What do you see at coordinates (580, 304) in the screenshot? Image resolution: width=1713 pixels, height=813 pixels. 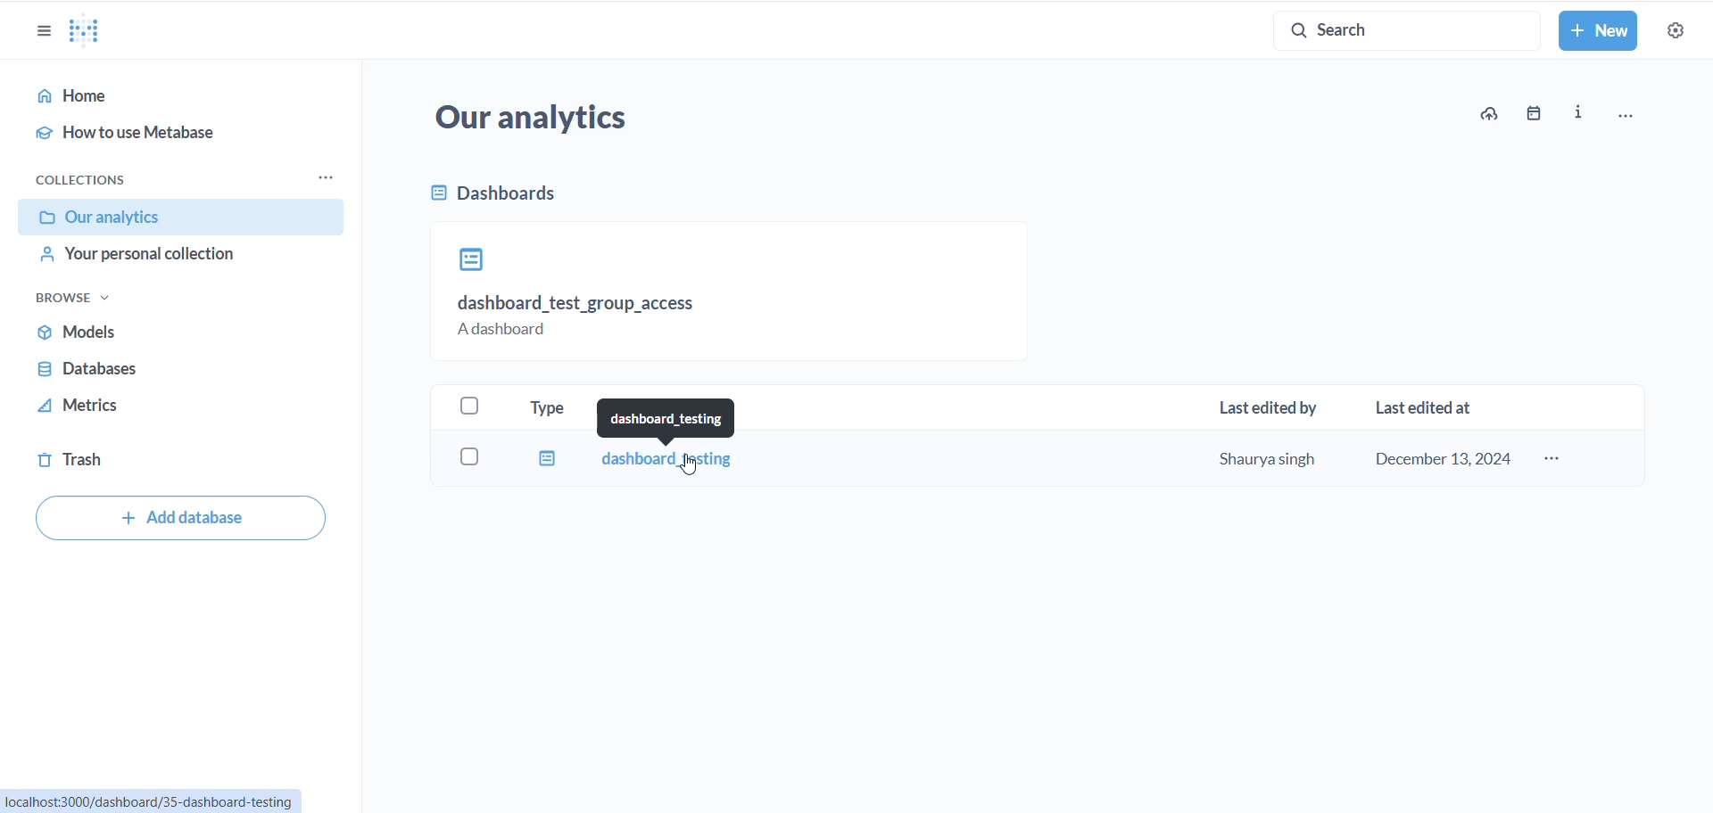 I see `dashboard_test_group access` at bounding box center [580, 304].